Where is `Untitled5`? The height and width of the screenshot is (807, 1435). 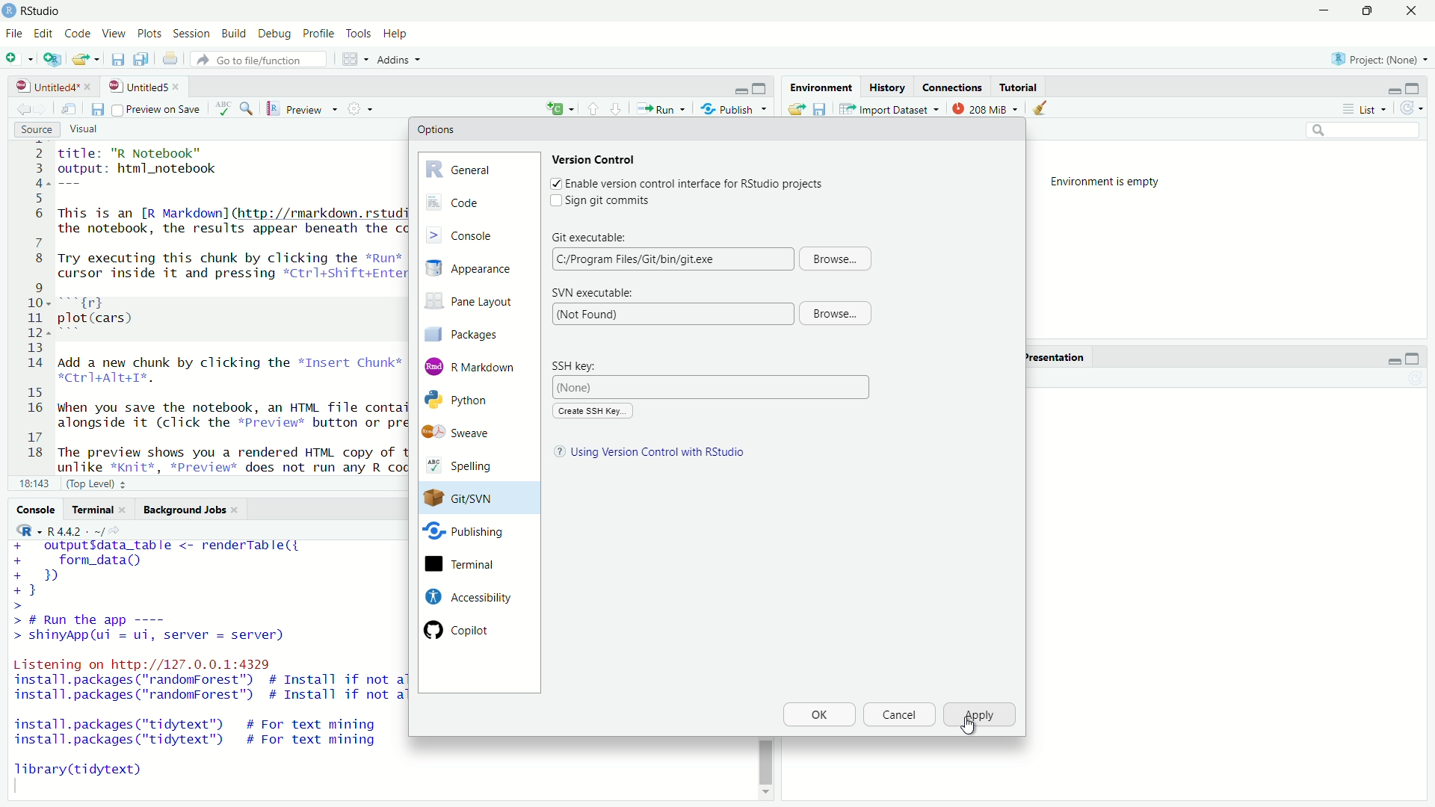
Untitled5 is located at coordinates (136, 87).